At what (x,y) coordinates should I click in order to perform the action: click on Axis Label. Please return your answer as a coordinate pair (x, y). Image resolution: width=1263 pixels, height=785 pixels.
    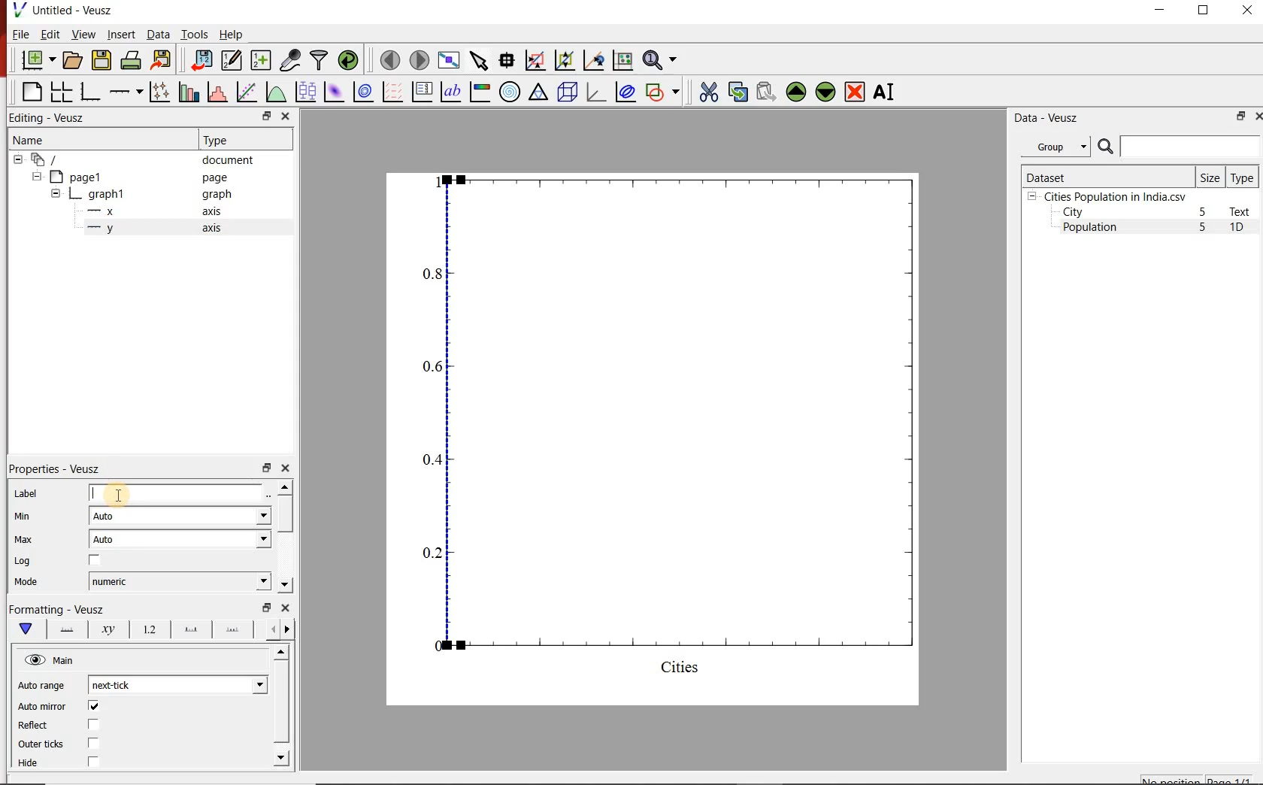
    Looking at the image, I should click on (105, 632).